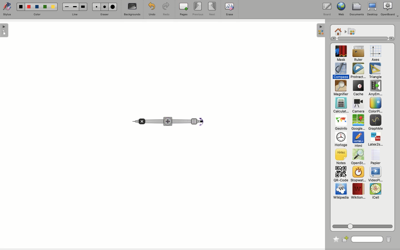 The image size is (400, 250). Describe the element at coordinates (367, 239) in the screenshot. I see `Search` at that location.